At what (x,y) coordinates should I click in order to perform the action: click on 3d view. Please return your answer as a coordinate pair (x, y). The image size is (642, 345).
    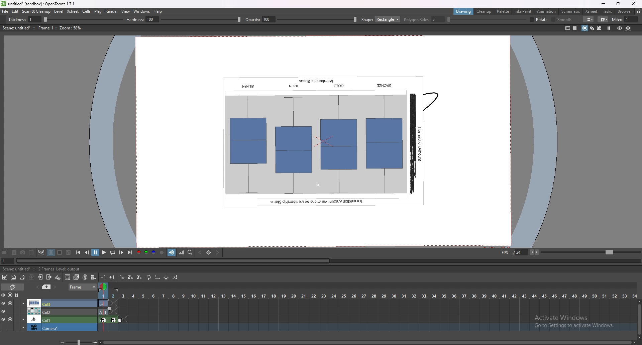
    Looking at the image, I should click on (593, 28).